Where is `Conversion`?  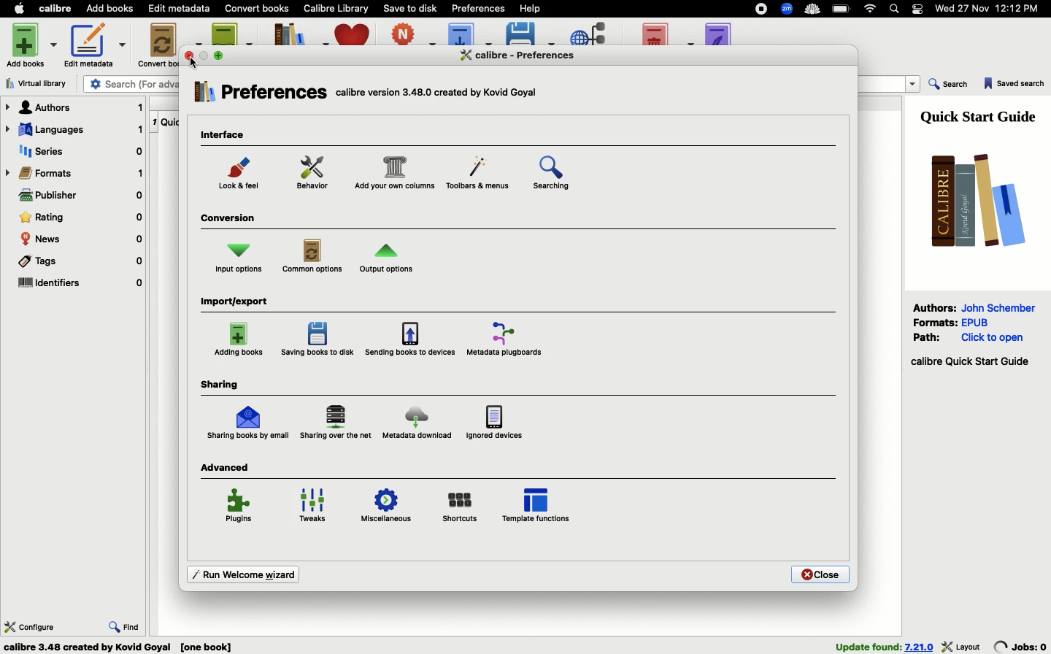
Conversion is located at coordinates (231, 220).